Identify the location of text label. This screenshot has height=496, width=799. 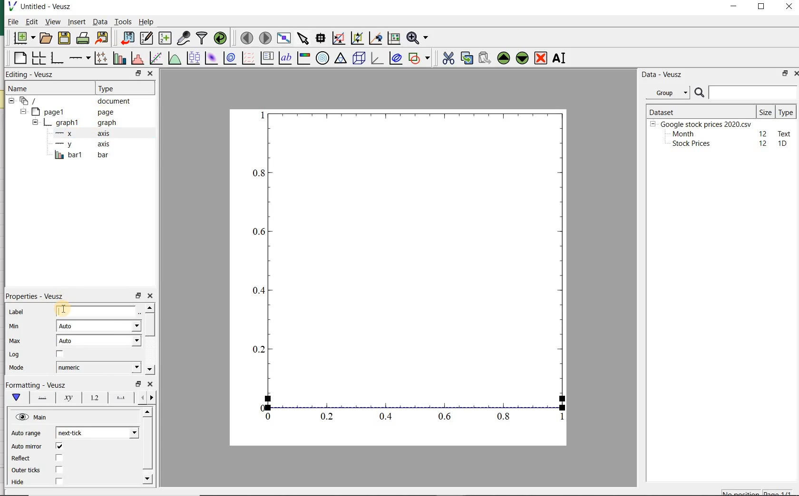
(285, 59).